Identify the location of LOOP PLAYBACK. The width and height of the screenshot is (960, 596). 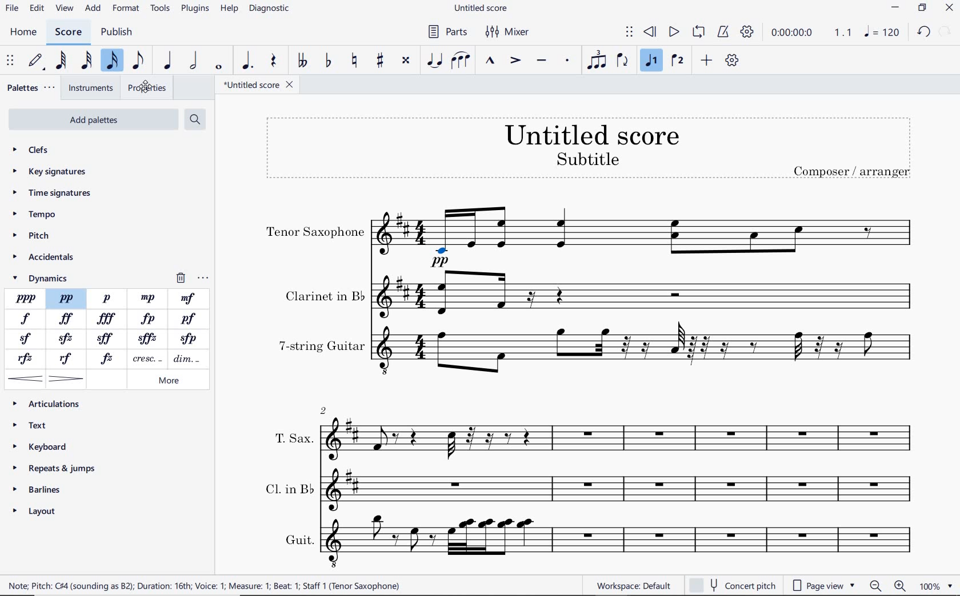
(700, 33).